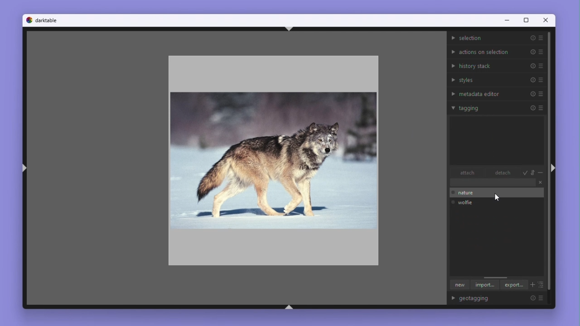  Describe the element at coordinates (514, 285) in the screenshot. I see `Export` at that location.